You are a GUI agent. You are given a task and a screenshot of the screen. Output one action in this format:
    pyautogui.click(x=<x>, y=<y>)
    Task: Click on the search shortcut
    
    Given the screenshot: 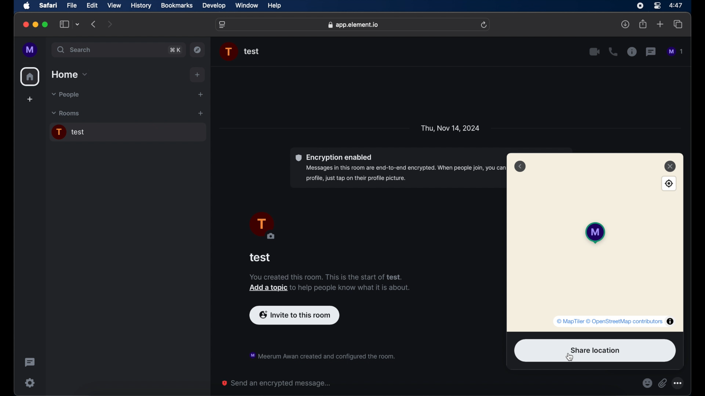 What is the action you would take?
    pyautogui.click(x=175, y=49)
    